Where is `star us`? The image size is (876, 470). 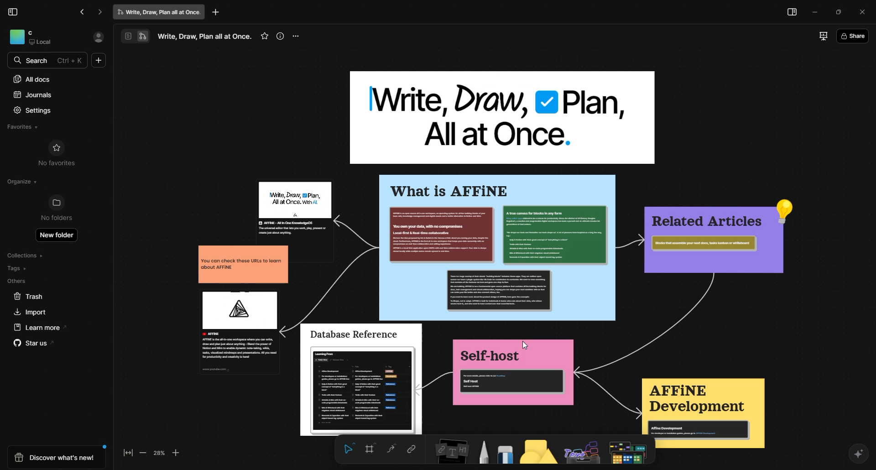
star us is located at coordinates (33, 345).